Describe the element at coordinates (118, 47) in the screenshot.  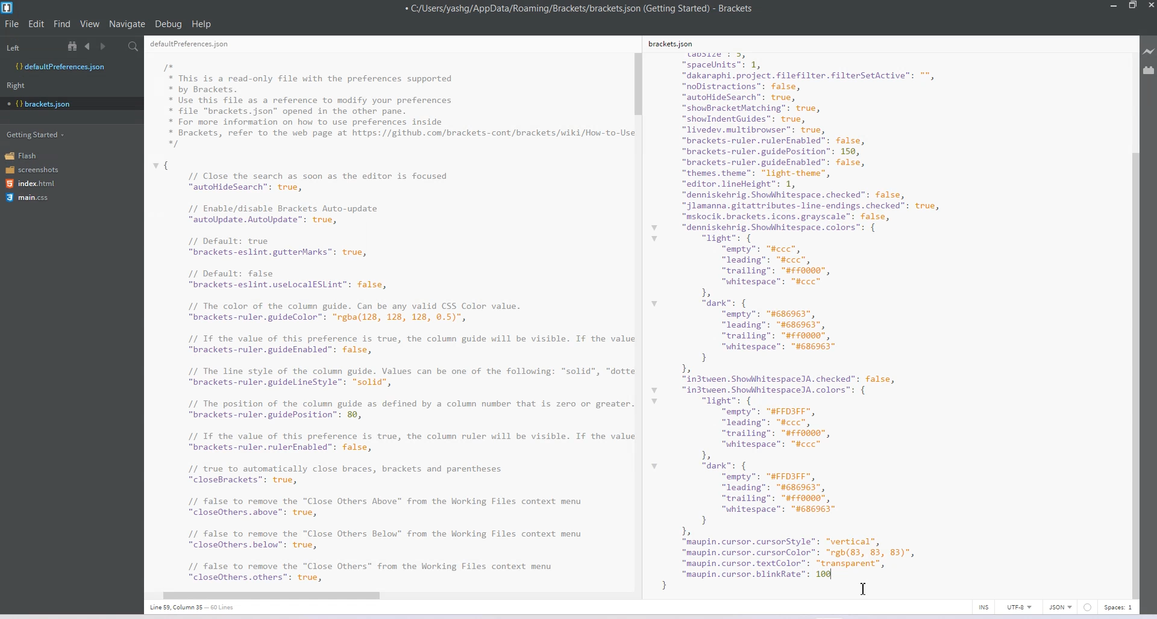
I see `Split editor vertically and Horizontally` at that location.